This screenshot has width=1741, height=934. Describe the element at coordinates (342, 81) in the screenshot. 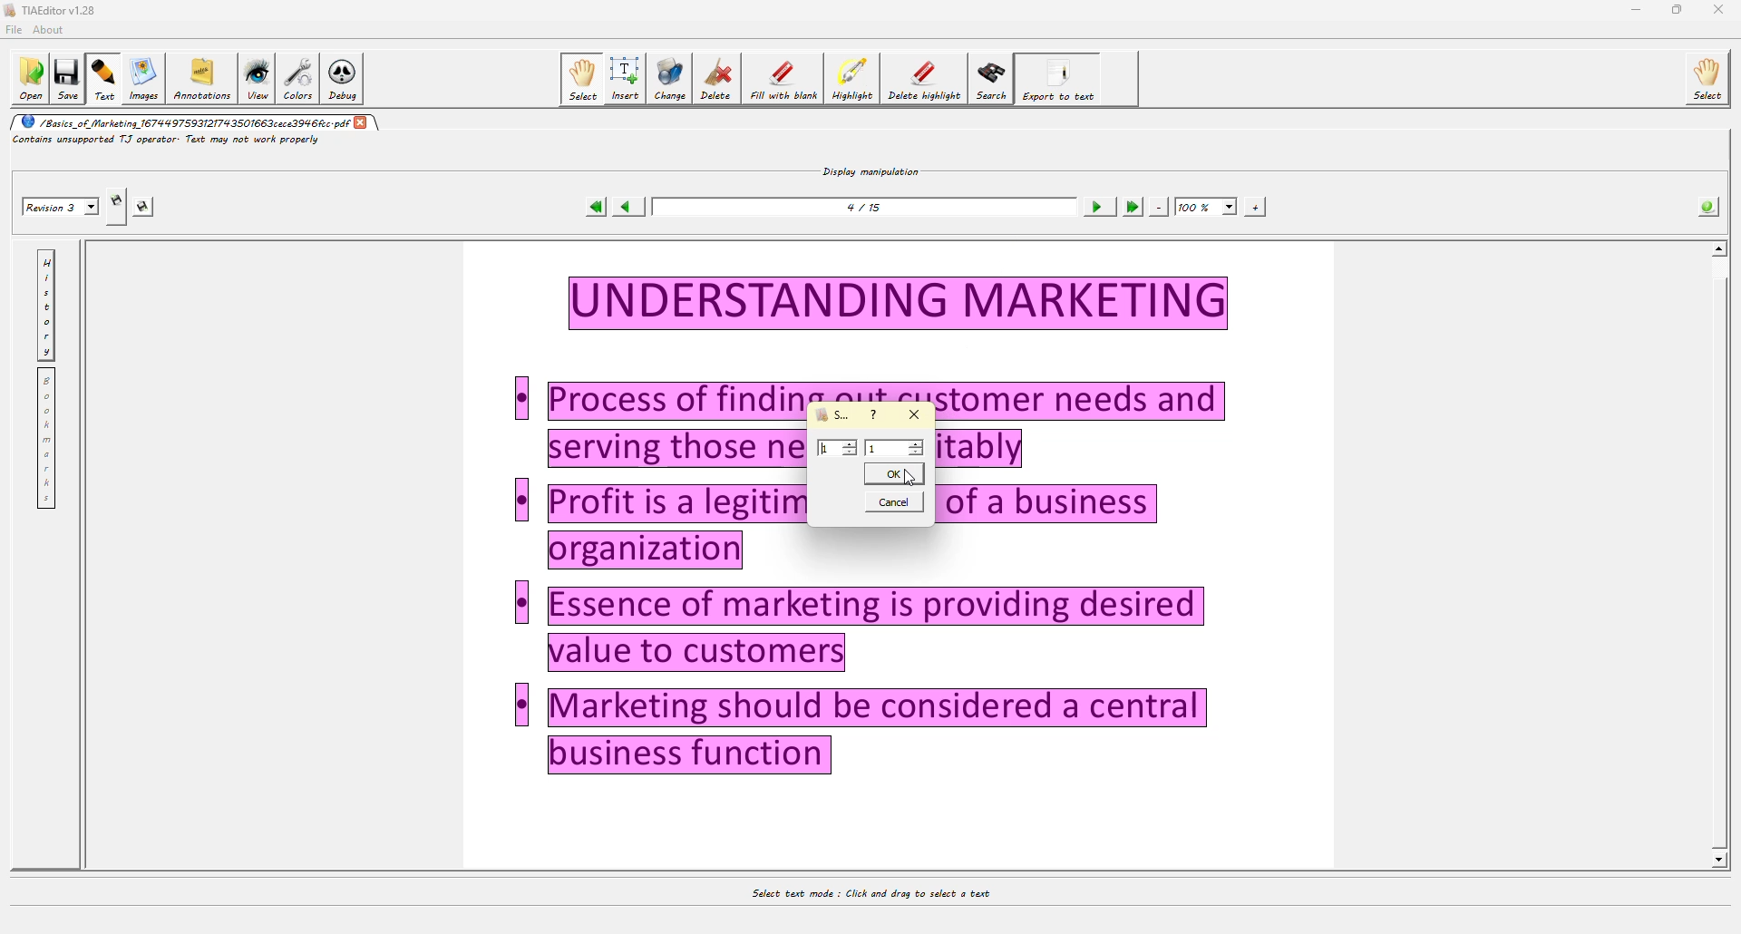

I see `debug` at that location.